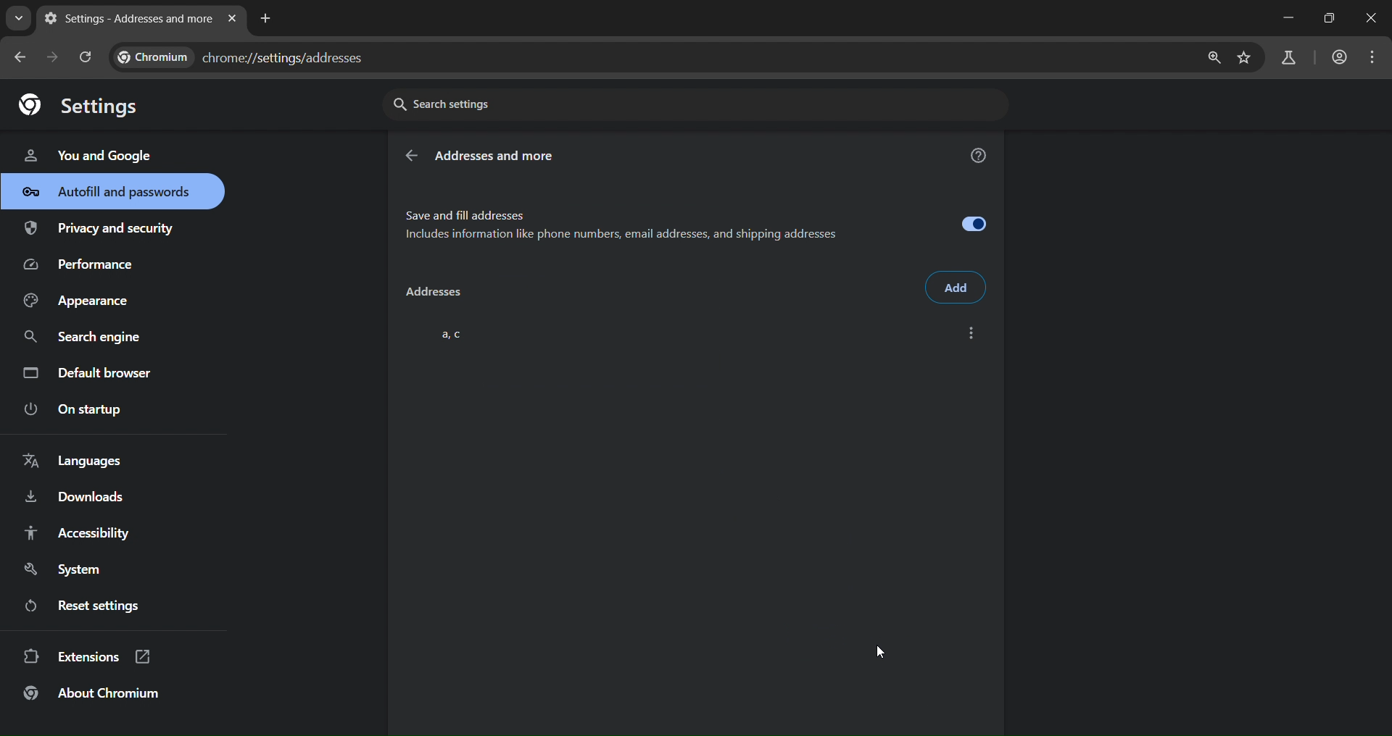  I want to click on performance, so click(84, 268).